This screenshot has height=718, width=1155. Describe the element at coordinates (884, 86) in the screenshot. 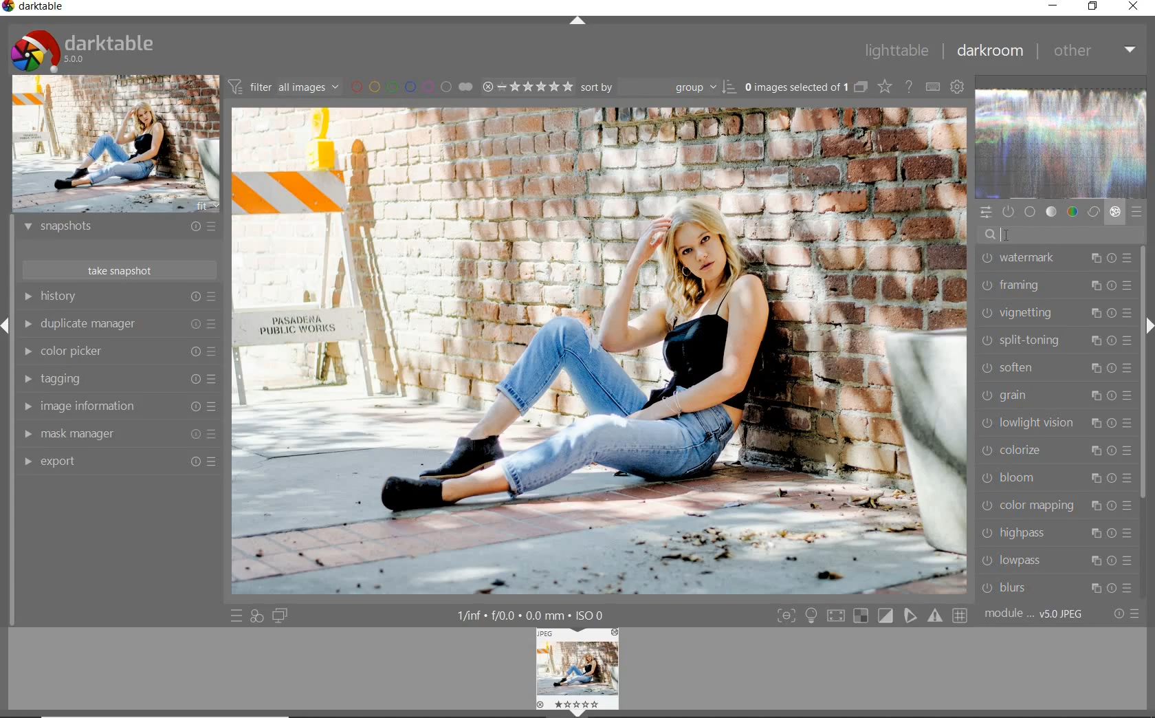

I see `change overlays shown on thumbnails` at that location.